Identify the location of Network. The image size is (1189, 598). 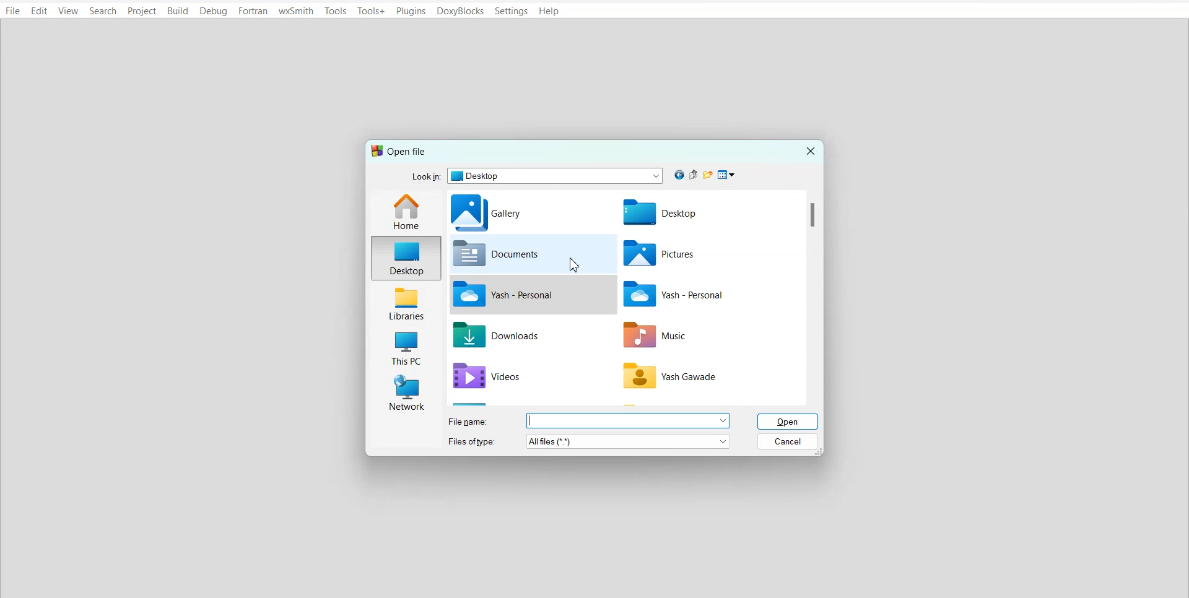
(401, 392).